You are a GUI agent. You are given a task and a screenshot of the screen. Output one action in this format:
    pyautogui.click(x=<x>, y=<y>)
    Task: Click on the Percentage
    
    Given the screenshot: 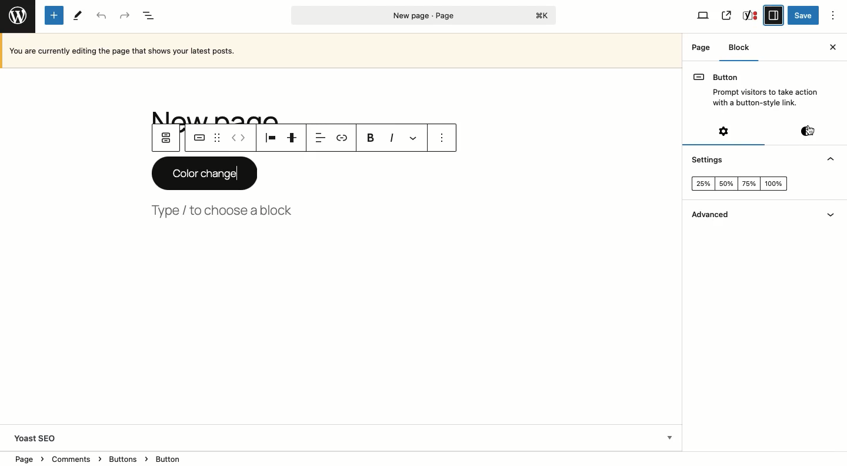 What is the action you would take?
    pyautogui.click(x=738, y=184)
    